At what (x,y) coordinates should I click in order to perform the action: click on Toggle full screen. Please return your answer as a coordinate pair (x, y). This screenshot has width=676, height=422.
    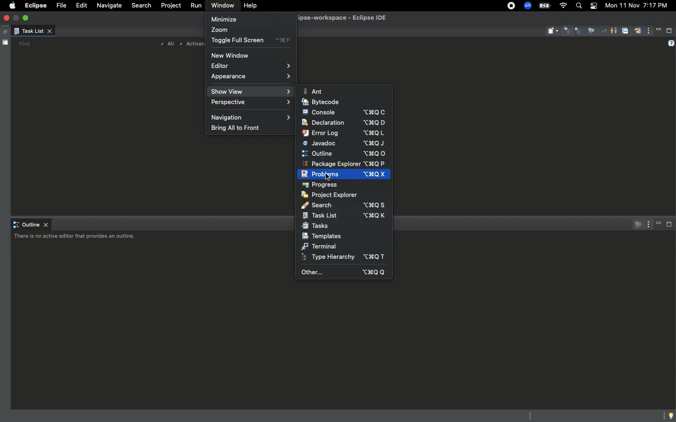
    Looking at the image, I should click on (250, 41).